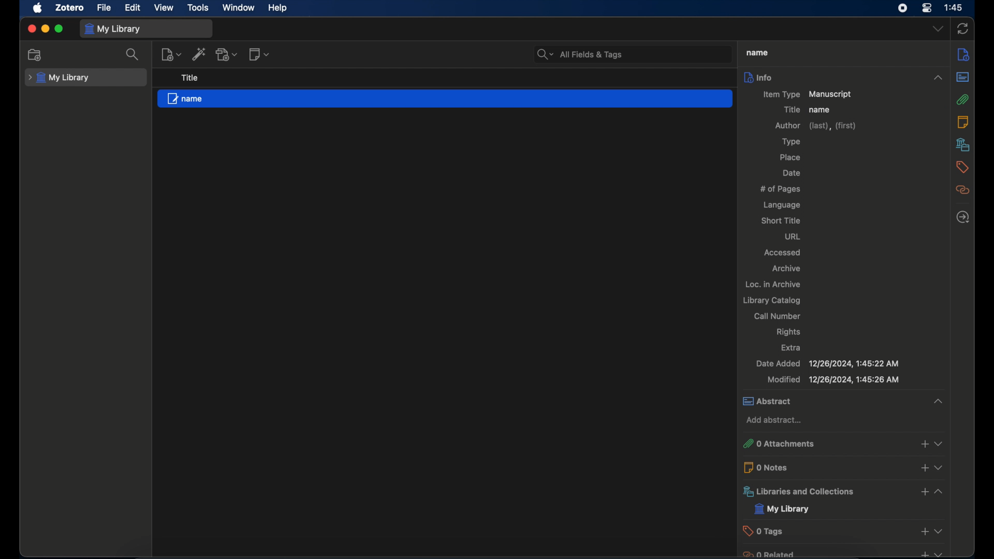  What do you see at coordinates (795, 237) in the screenshot?
I see `url` at bounding box center [795, 237].